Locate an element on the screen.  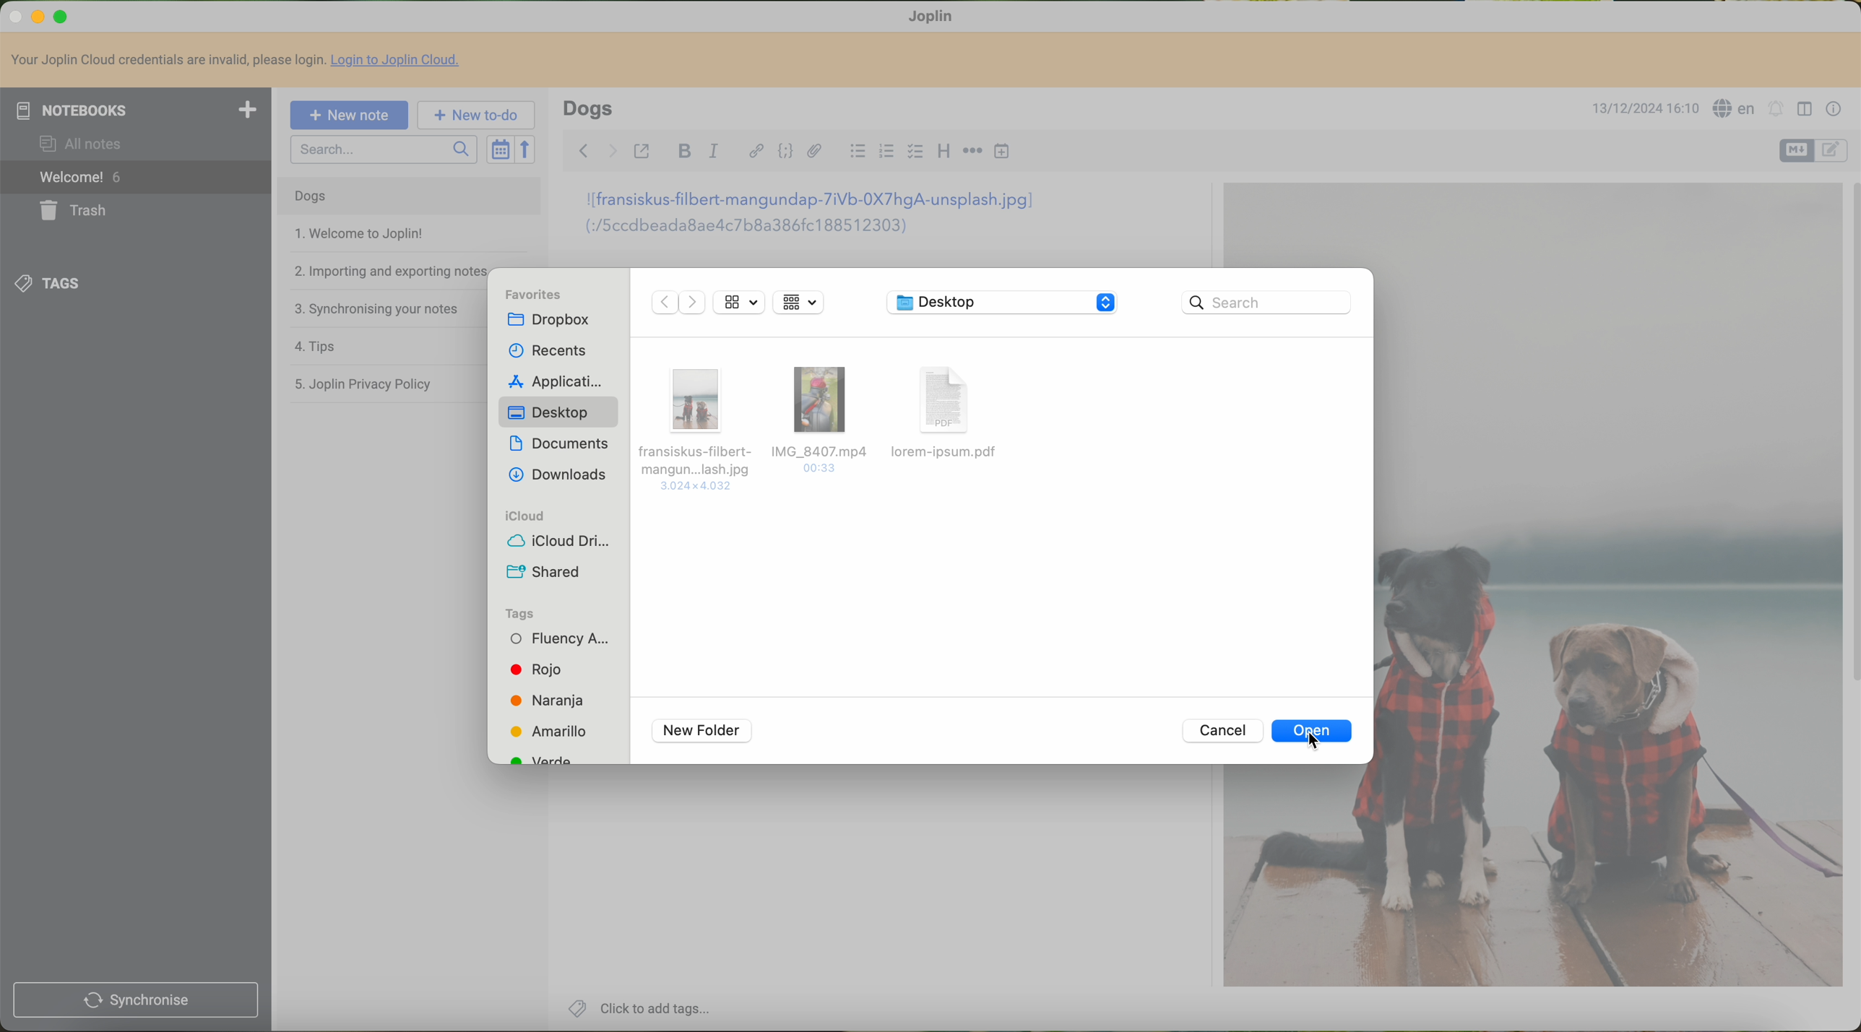
dogs image is located at coordinates (1298, 879).